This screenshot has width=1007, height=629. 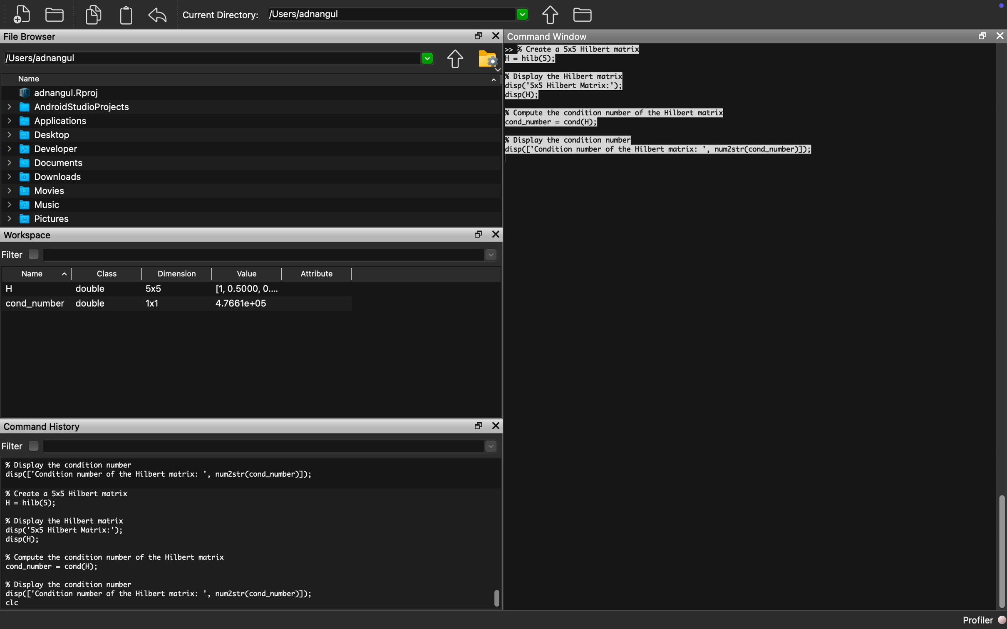 What do you see at coordinates (160, 595) in the screenshot?
I see `% Display the condition number
disp(['Condition number of the Hilbert matrix: ', num2str(cond_number)]);
clc` at bounding box center [160, 595].